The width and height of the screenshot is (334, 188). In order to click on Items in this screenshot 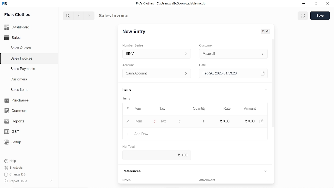, I will do `click(127, 90)`.